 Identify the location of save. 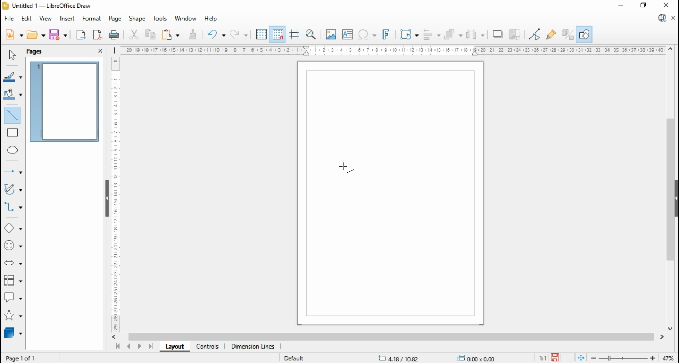
(555, 358).